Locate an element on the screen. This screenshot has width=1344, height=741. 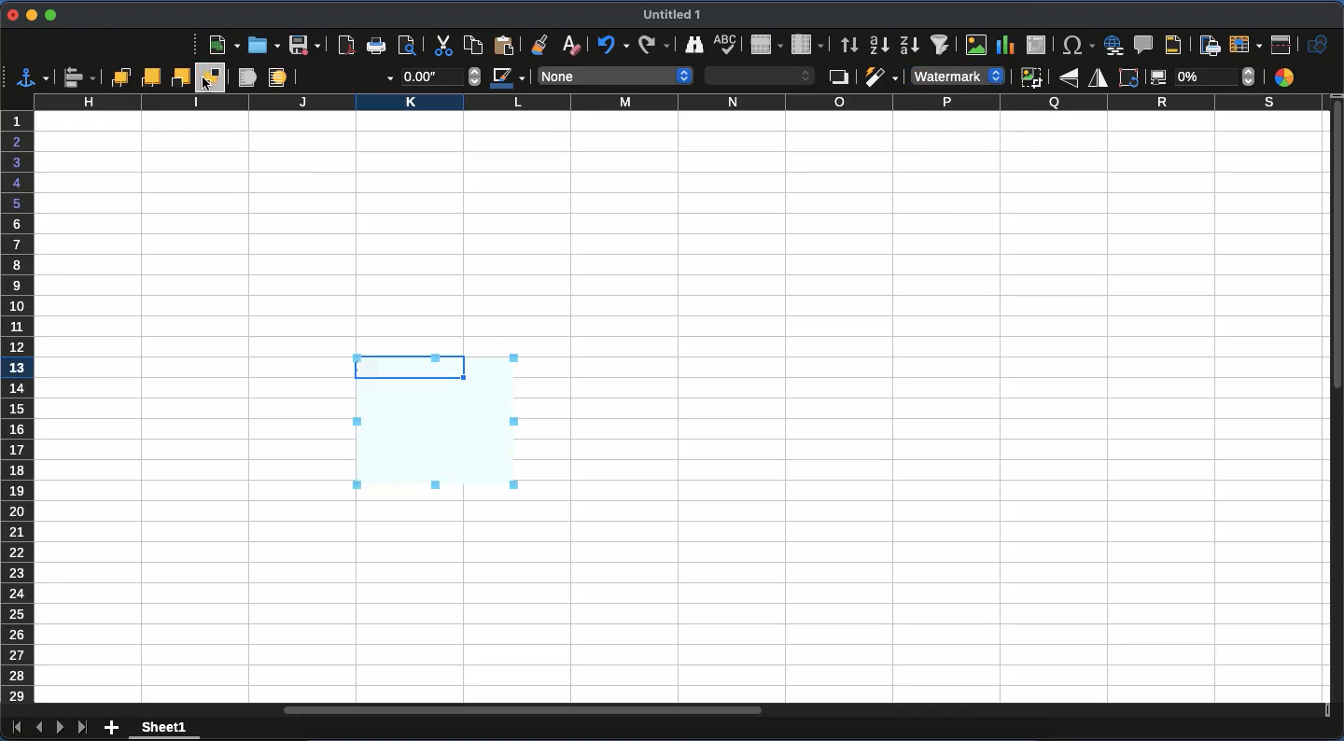
add is located at coordinates (114, 725).